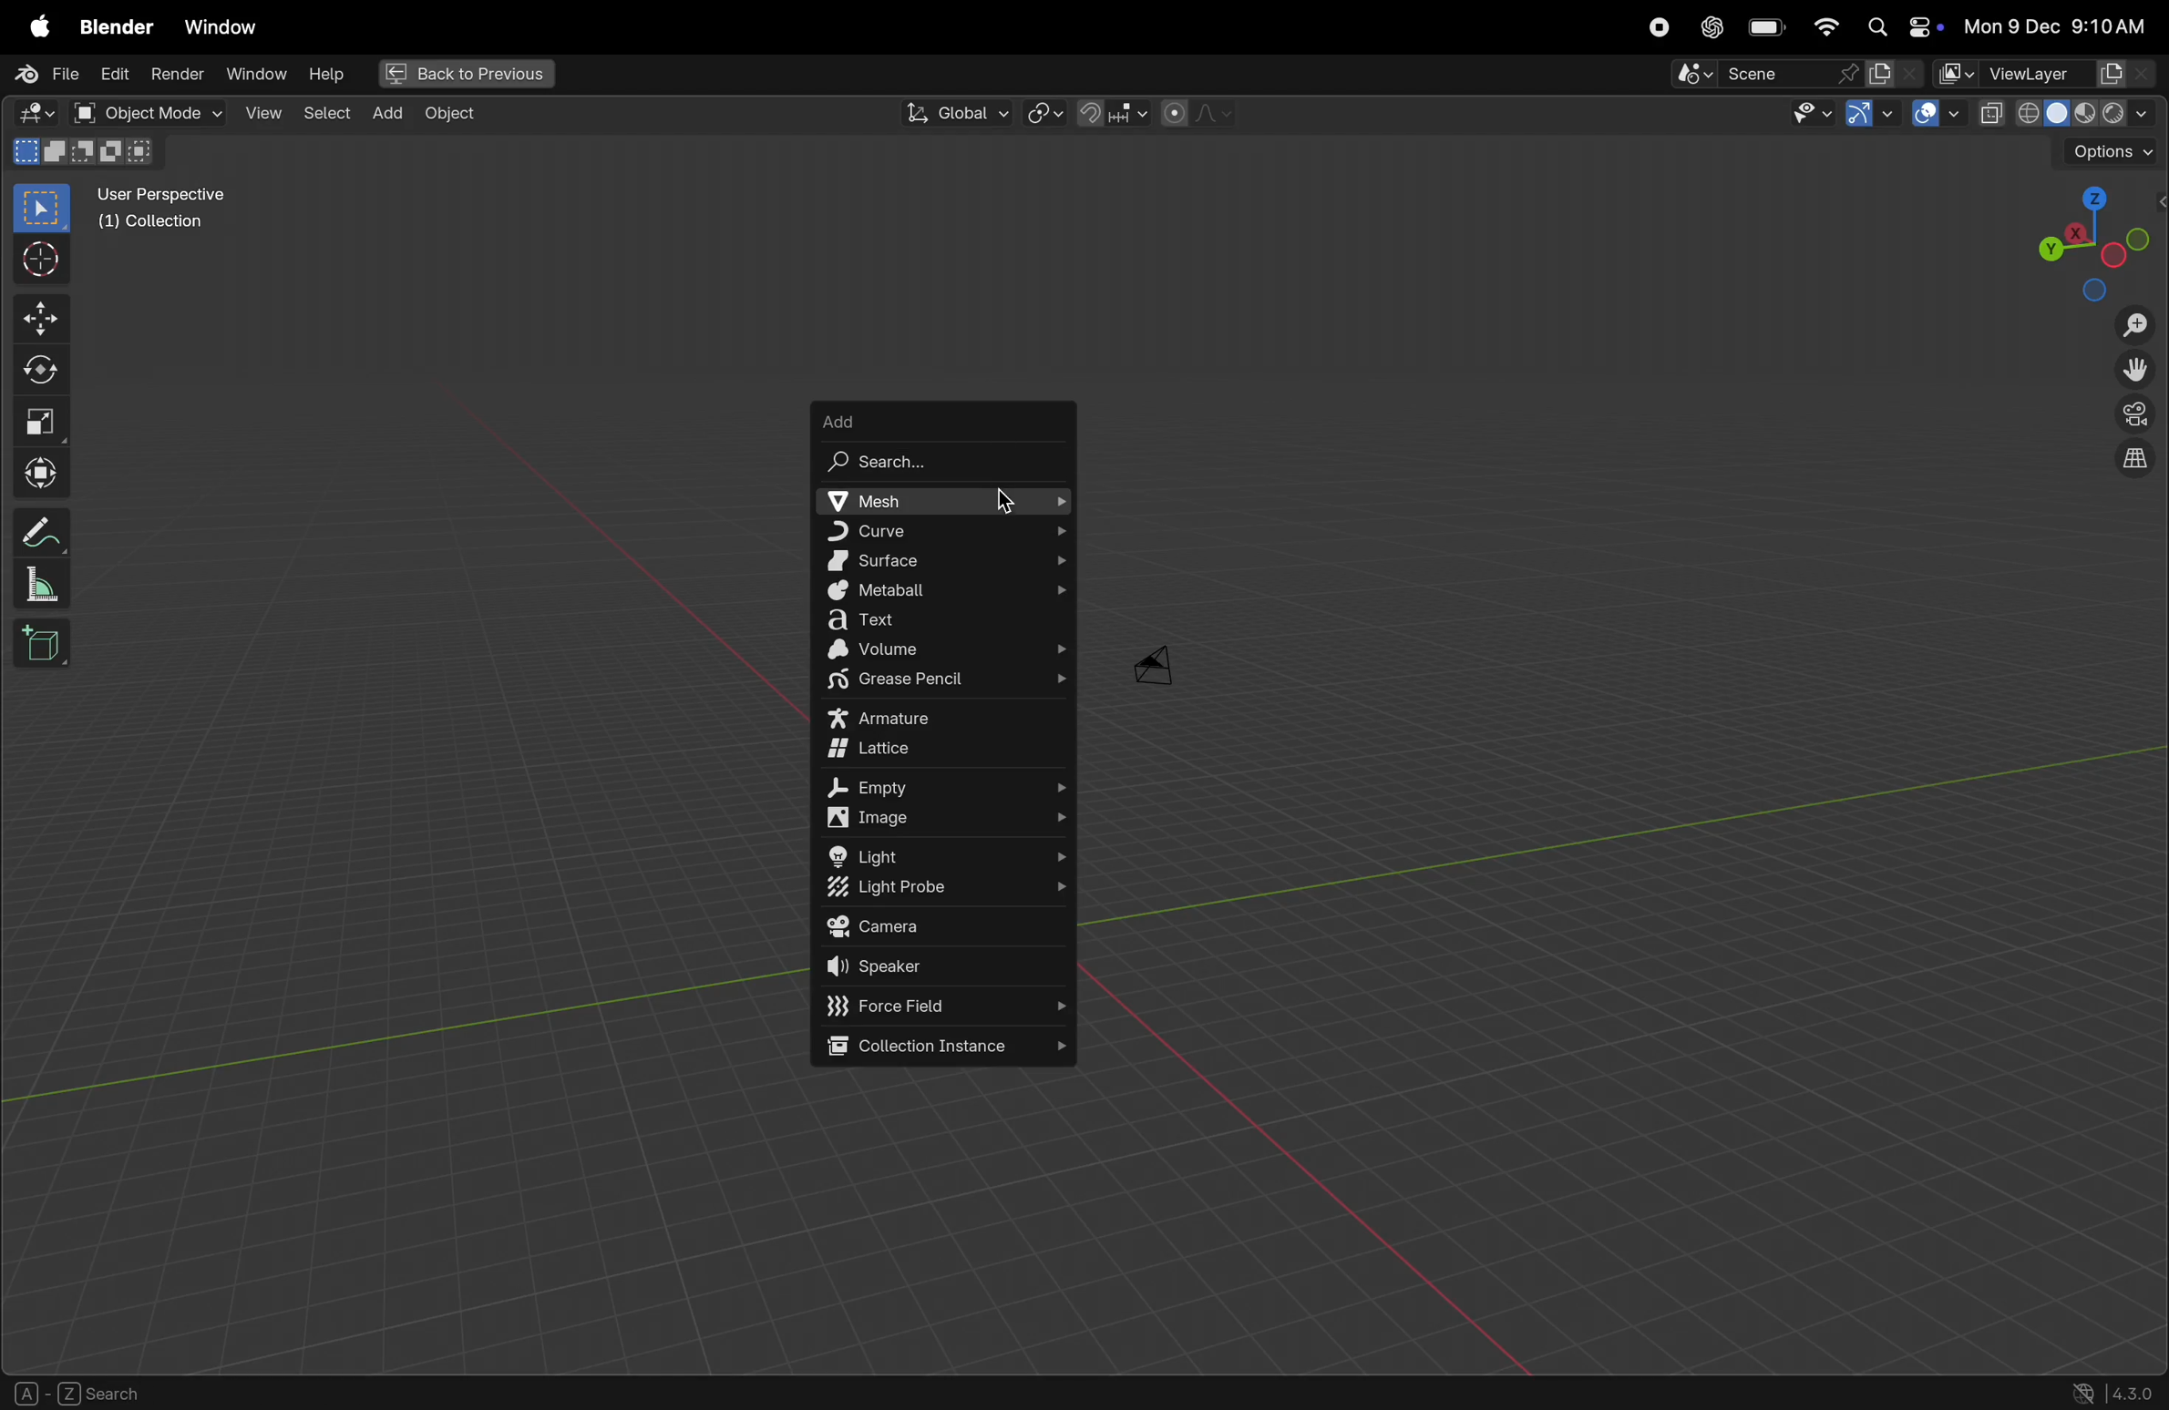 The width and height of the screenshot is (2169, 1410). Describe the element at coordinates (942, 1048) in the screenshot. I see `collection instance` at that location.